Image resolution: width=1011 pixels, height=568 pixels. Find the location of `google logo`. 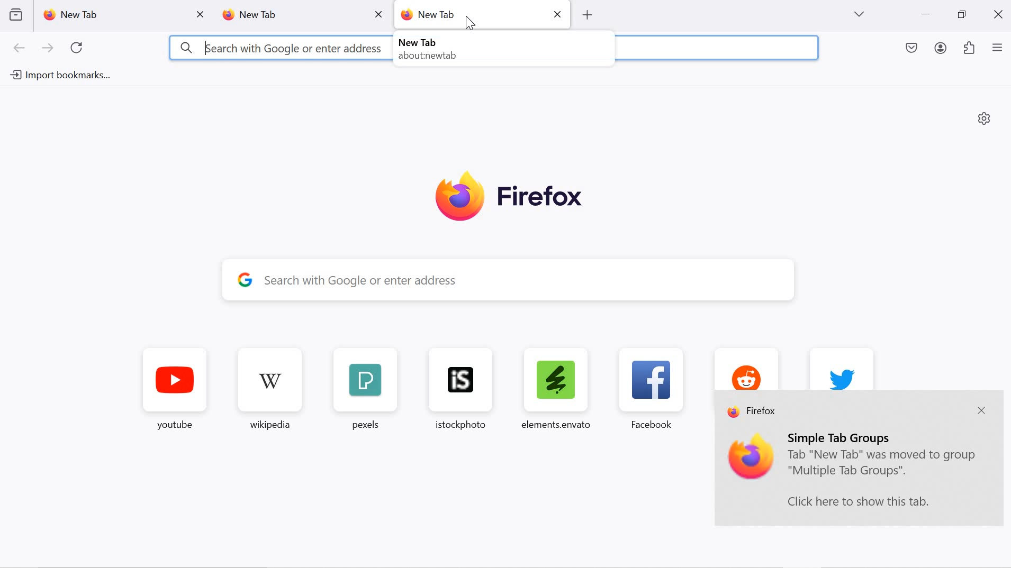

google logo is located at coordinates (245, 279).